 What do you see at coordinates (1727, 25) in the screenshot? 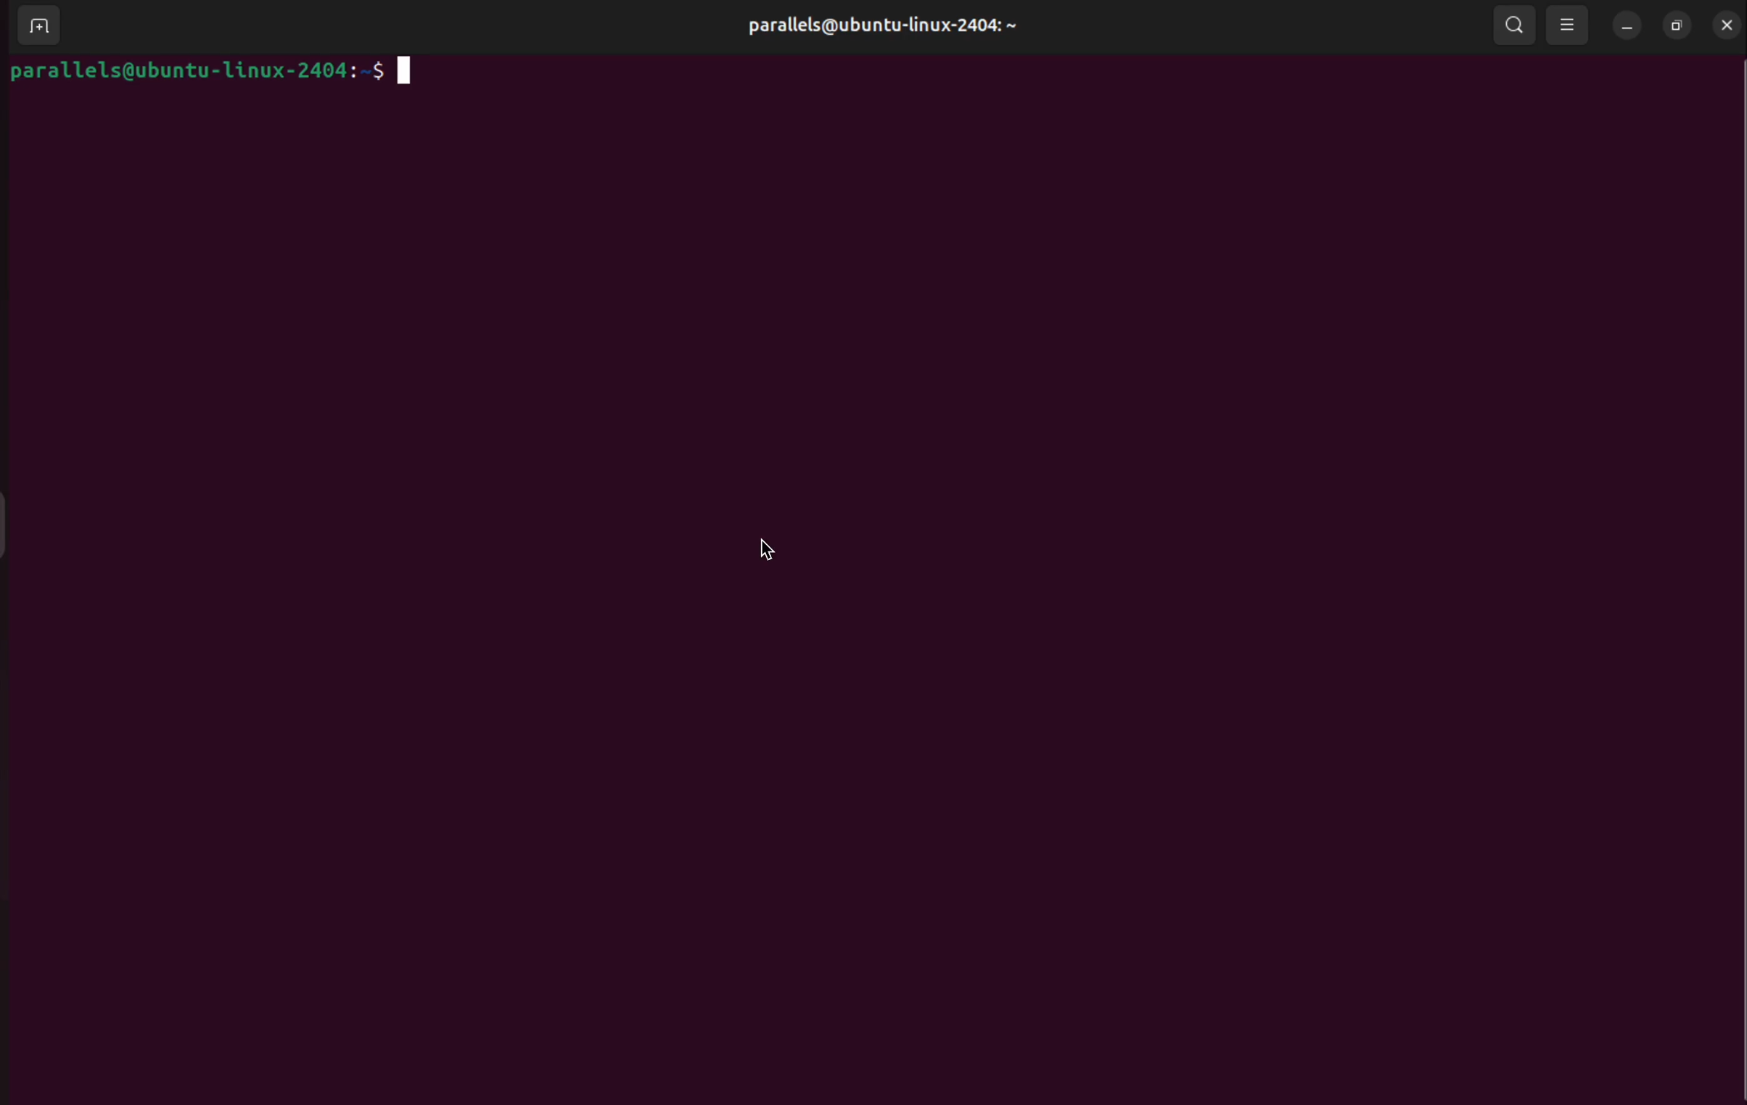
I see `close` at bounding box center [1727, 25].